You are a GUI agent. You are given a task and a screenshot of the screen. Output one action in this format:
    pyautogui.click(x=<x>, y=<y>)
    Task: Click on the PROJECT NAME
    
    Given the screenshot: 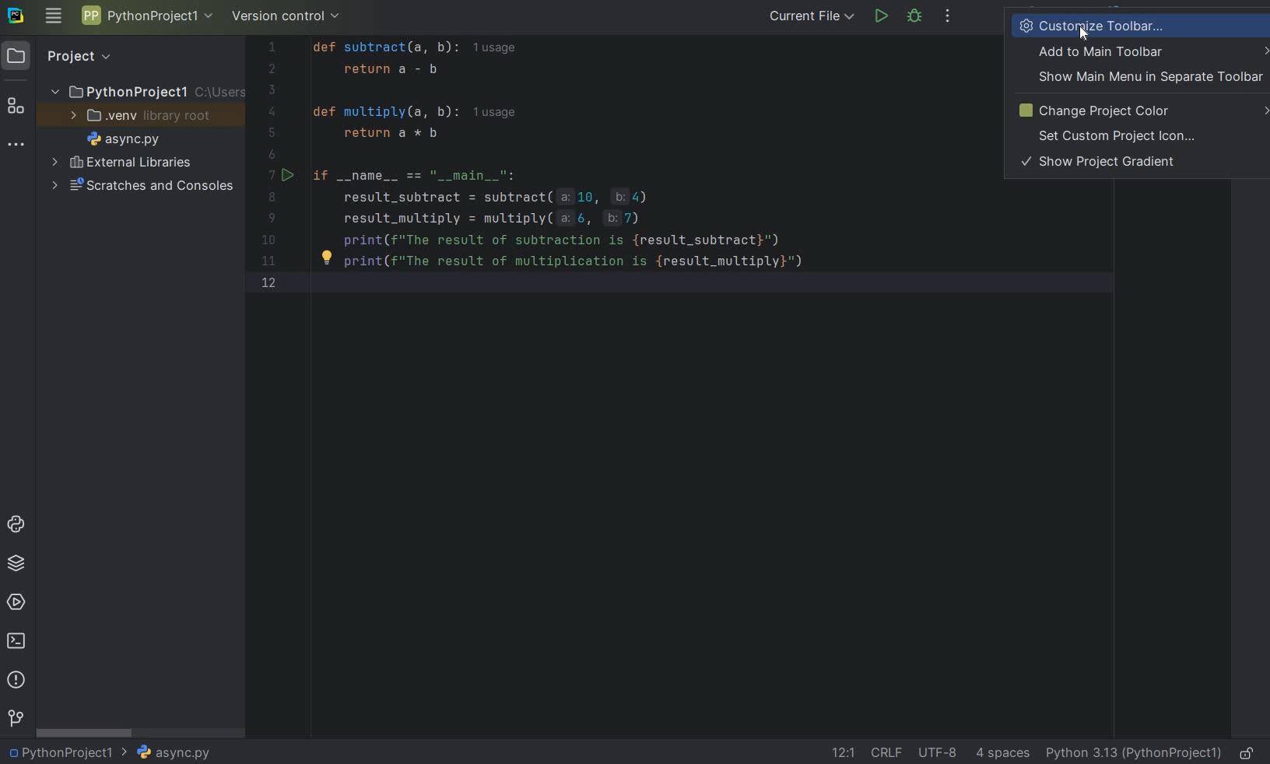 What is the action you would take?
    pyautogui.click(x=146, y=90)
    